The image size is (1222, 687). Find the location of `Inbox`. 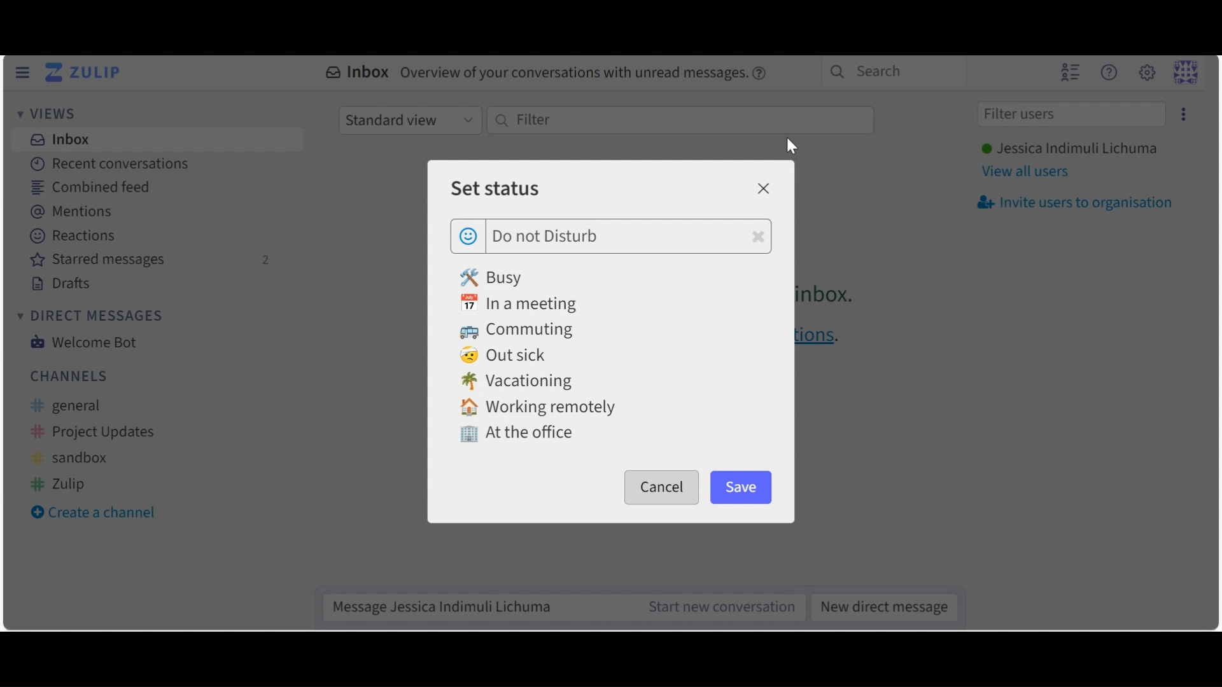

Inbox is located at coordinates (548, 74).